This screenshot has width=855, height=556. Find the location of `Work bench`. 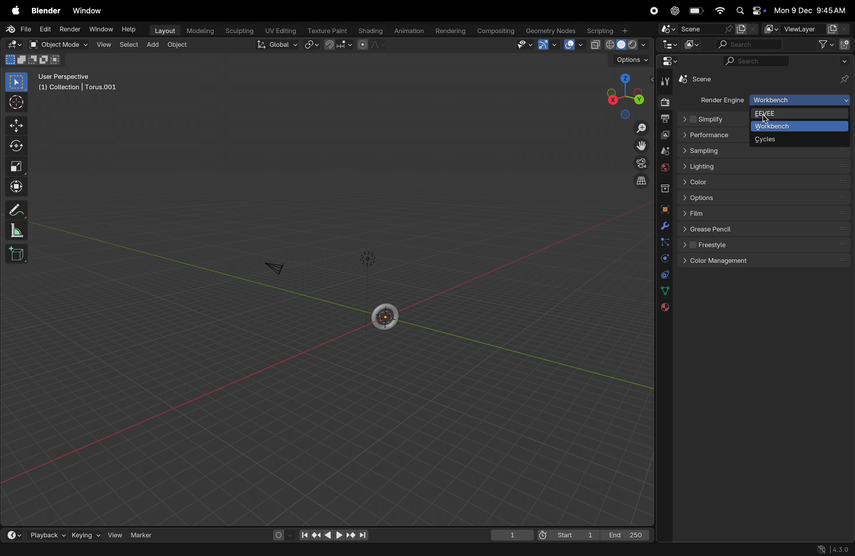

Work bench is located at coordinates (801, 101).